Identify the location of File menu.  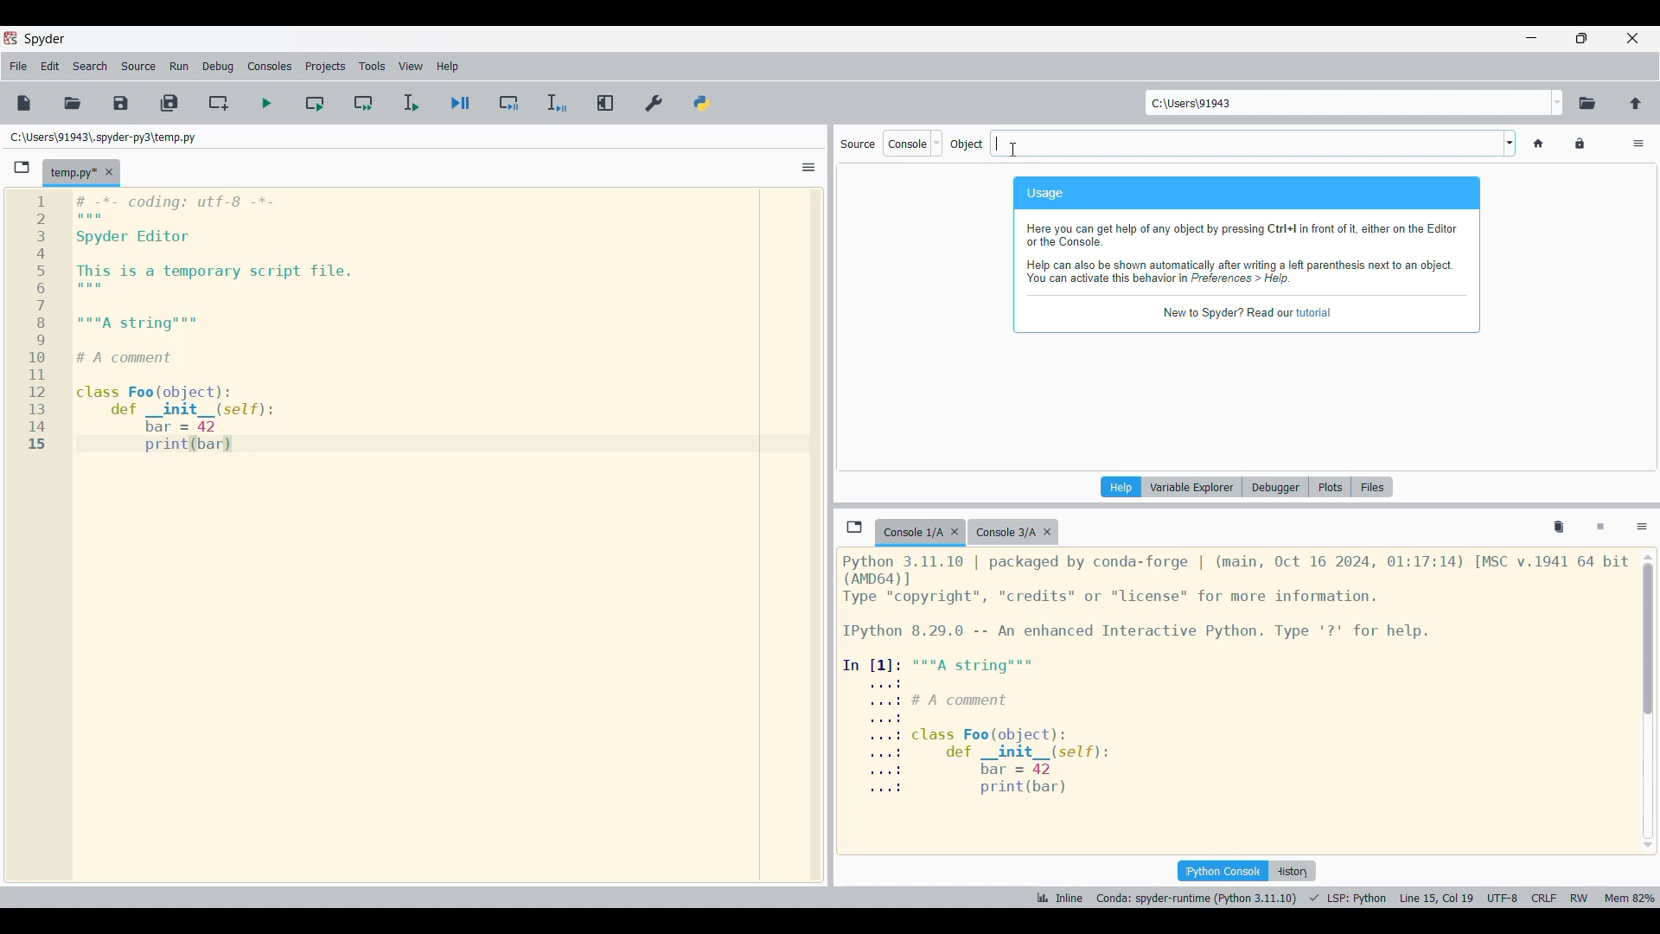
(18, 67).